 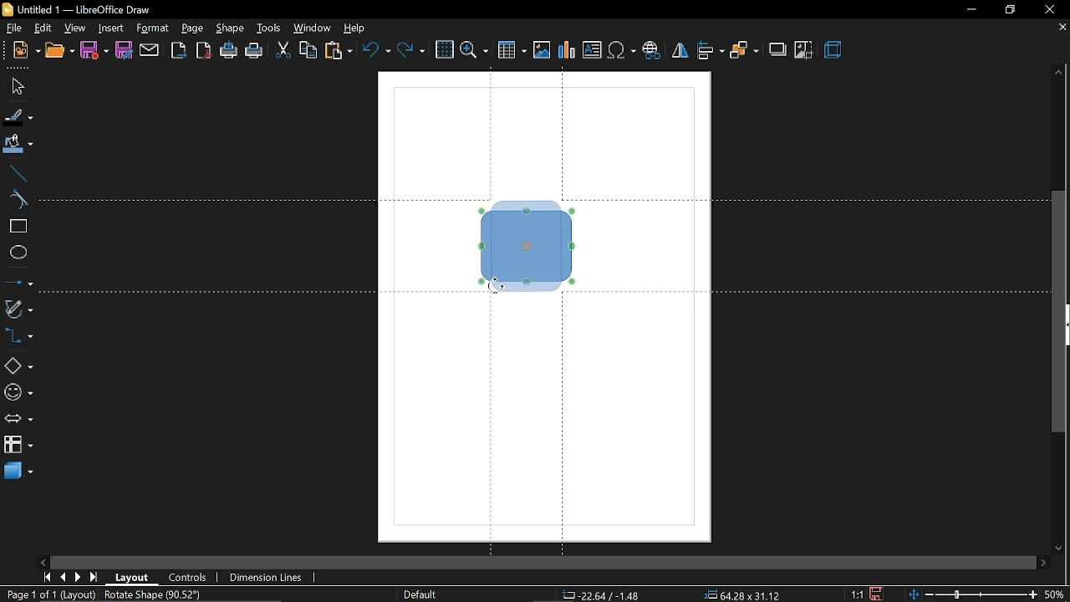 What do you see at coordinates (1042, 563) in the screenshot?
I see `move right` at bounding box center [1042, 563].